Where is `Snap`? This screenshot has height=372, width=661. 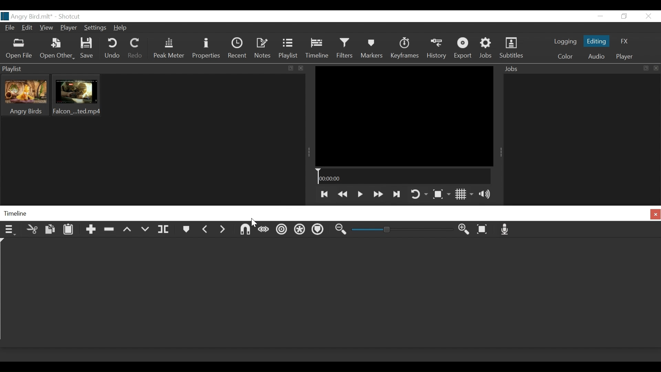 Snap is located at coordinates (245, 230).